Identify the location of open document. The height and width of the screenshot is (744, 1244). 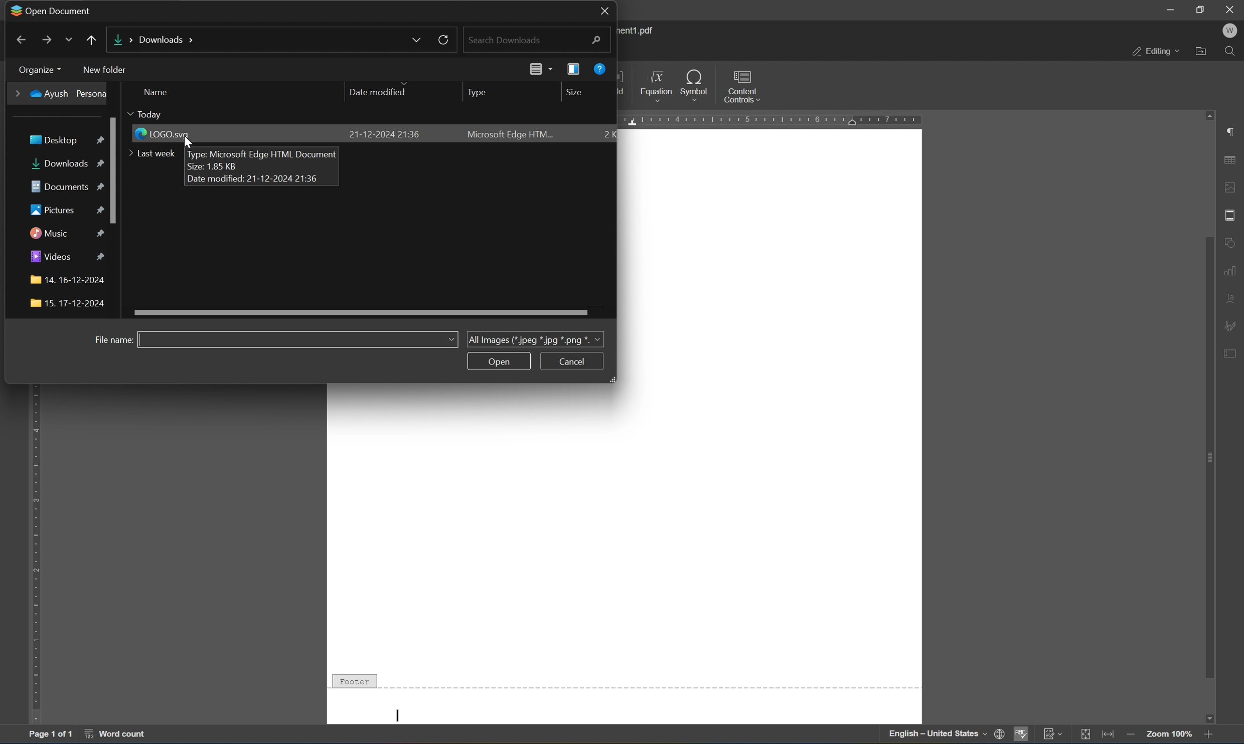
(52, 11).